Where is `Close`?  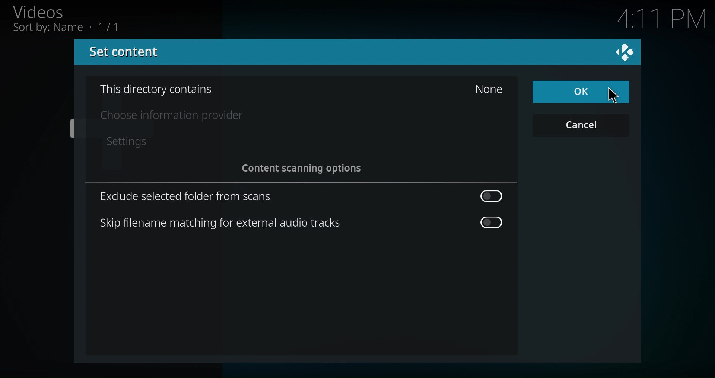 Close is located at coordinates (625, 52).